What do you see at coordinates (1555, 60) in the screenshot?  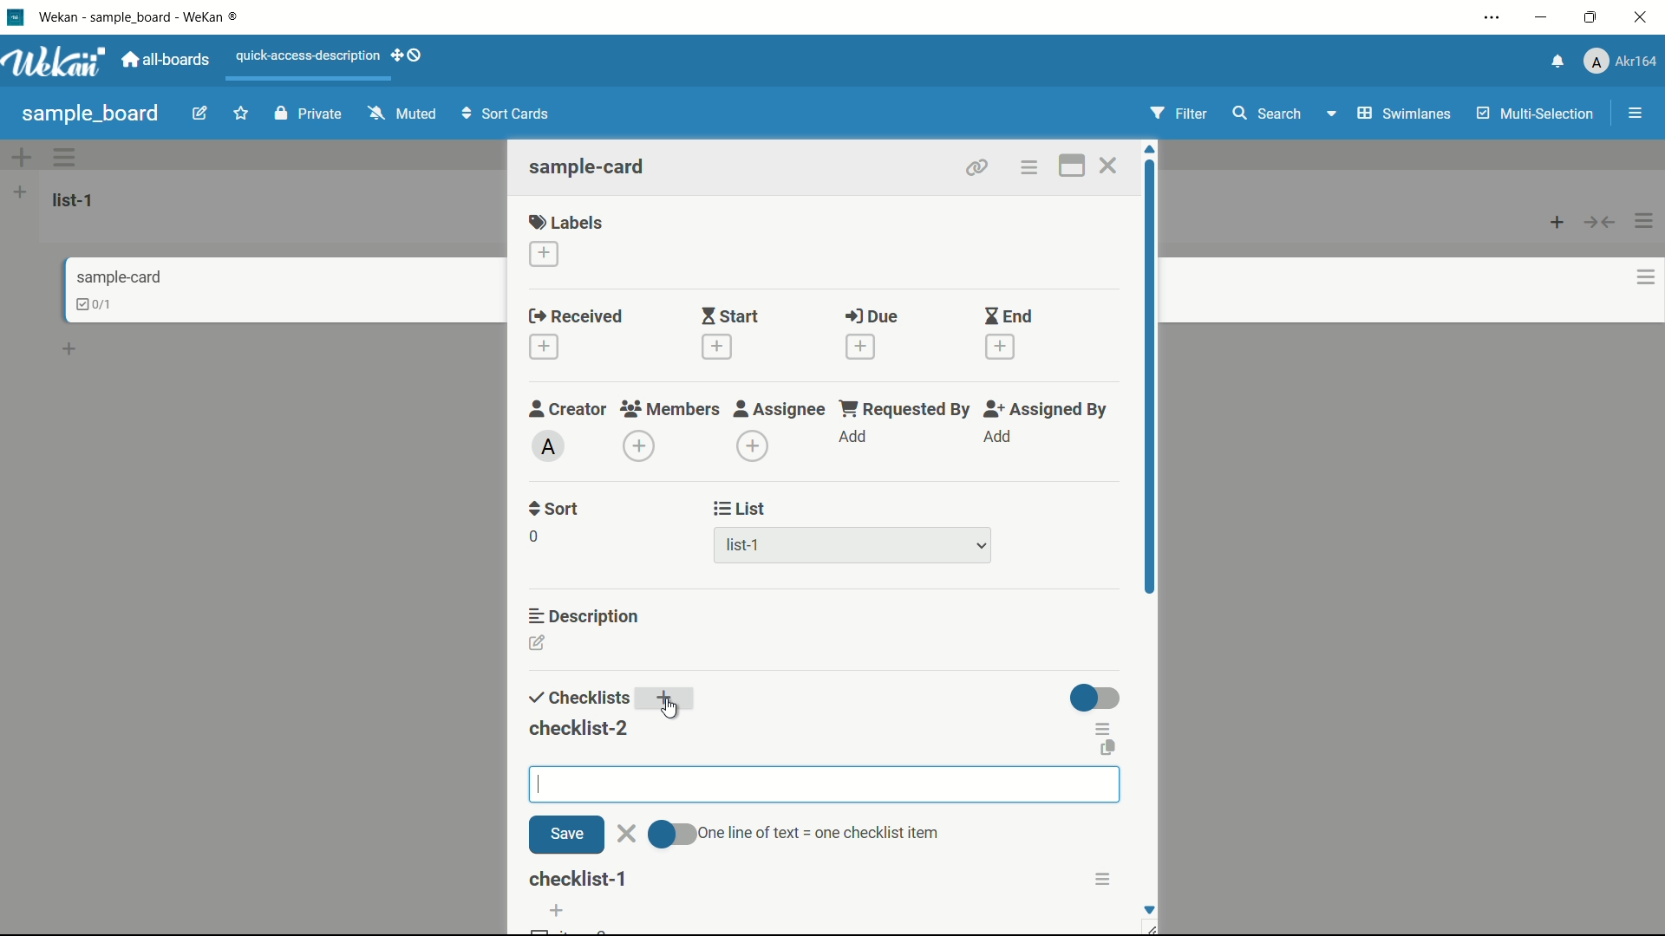 I see `notifications` at bounding box center [1555, 60].